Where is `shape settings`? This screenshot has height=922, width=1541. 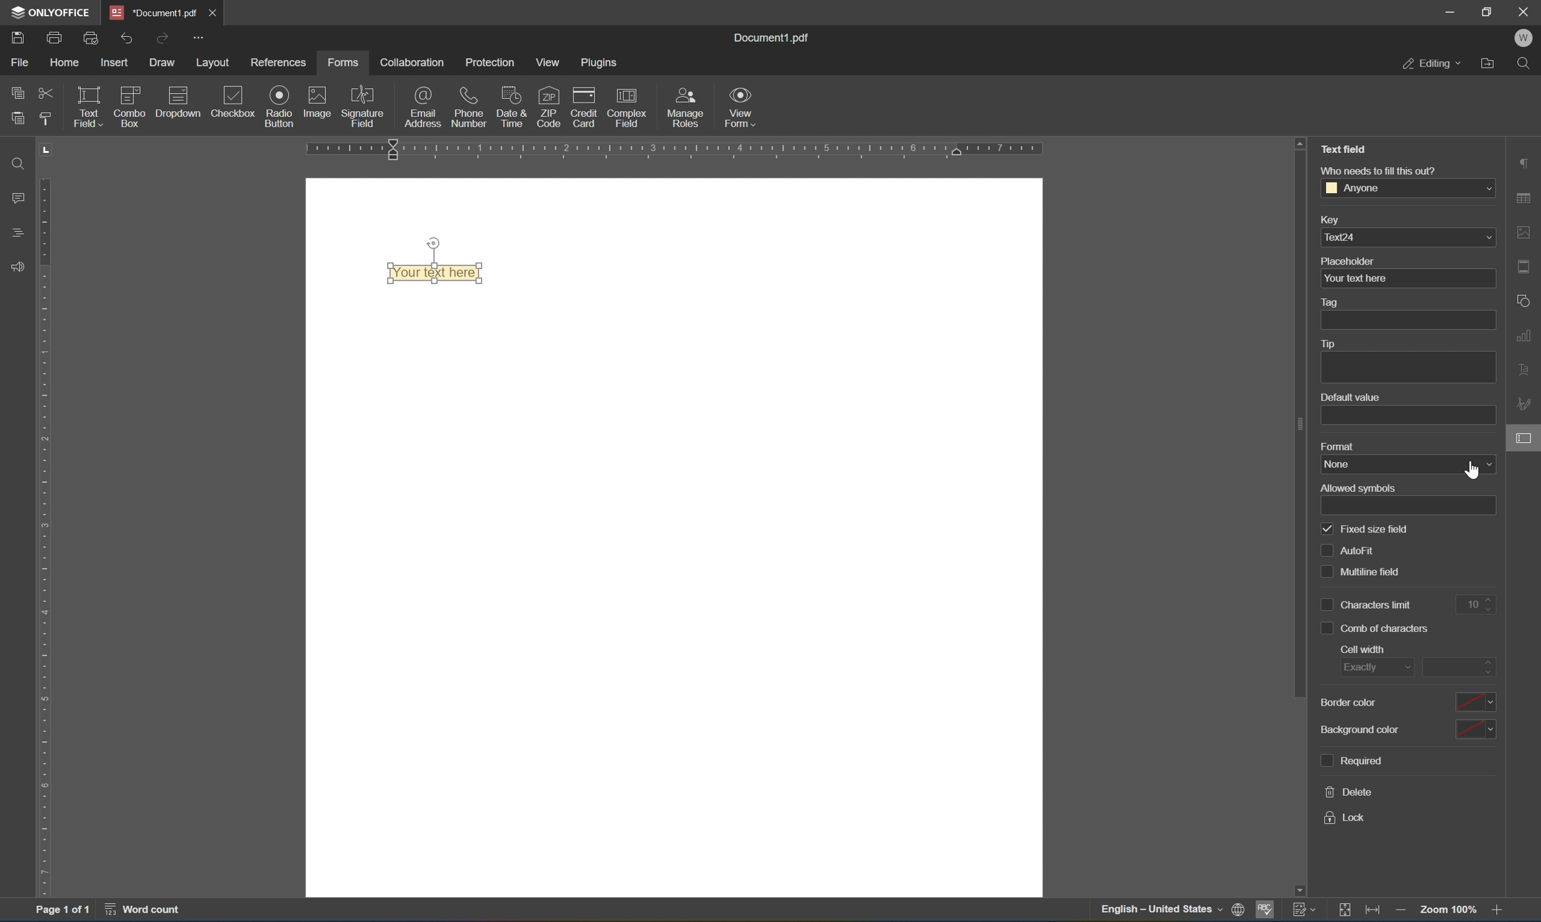 shape settings is located at coordinates (1525, 300).